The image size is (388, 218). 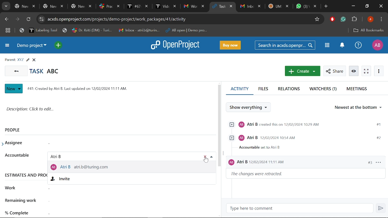 I want to click on Other tabs, so click(x=278, y=7).